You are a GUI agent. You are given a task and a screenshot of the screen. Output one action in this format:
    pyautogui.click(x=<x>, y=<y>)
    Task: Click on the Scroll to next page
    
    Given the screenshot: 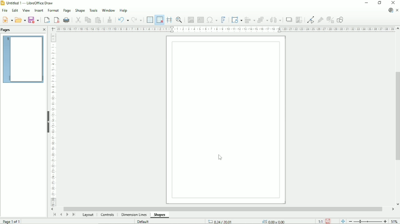 What is the action you would take?
    pyautogui.click(x=67, y=215)
    